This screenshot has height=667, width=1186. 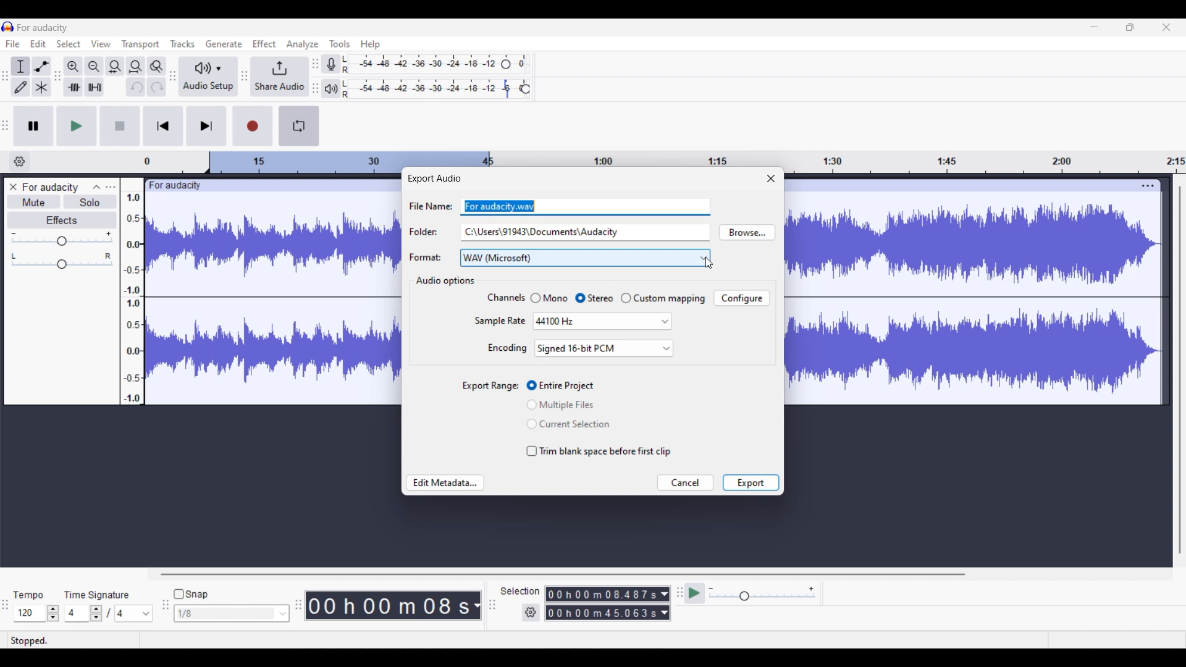 What do you see at coordinates (762, 593) in the screenshot?
I see `Playback speed scale` at bounding box center [762, 593].